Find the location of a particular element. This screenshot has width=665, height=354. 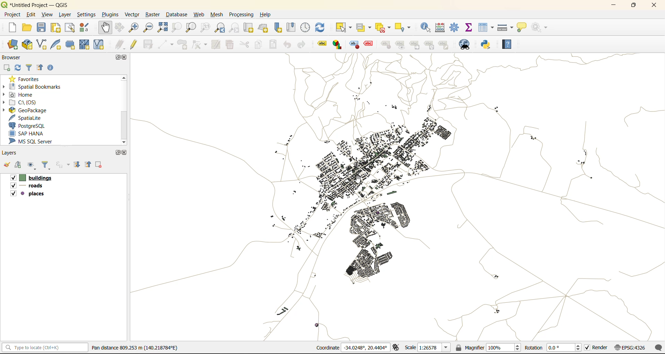

redo is located at coordinates (302, 44).